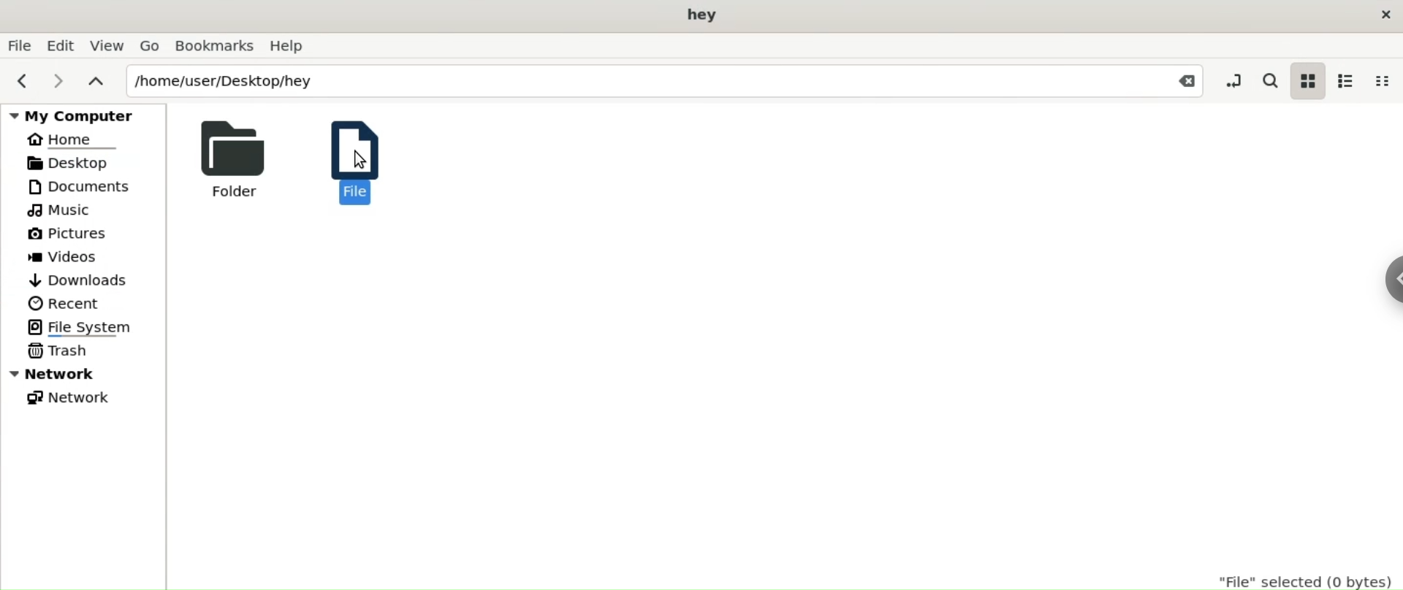 Image resolution: width=1403 pixels, height=590 pixels. I want to click on File, so click(360, 159).